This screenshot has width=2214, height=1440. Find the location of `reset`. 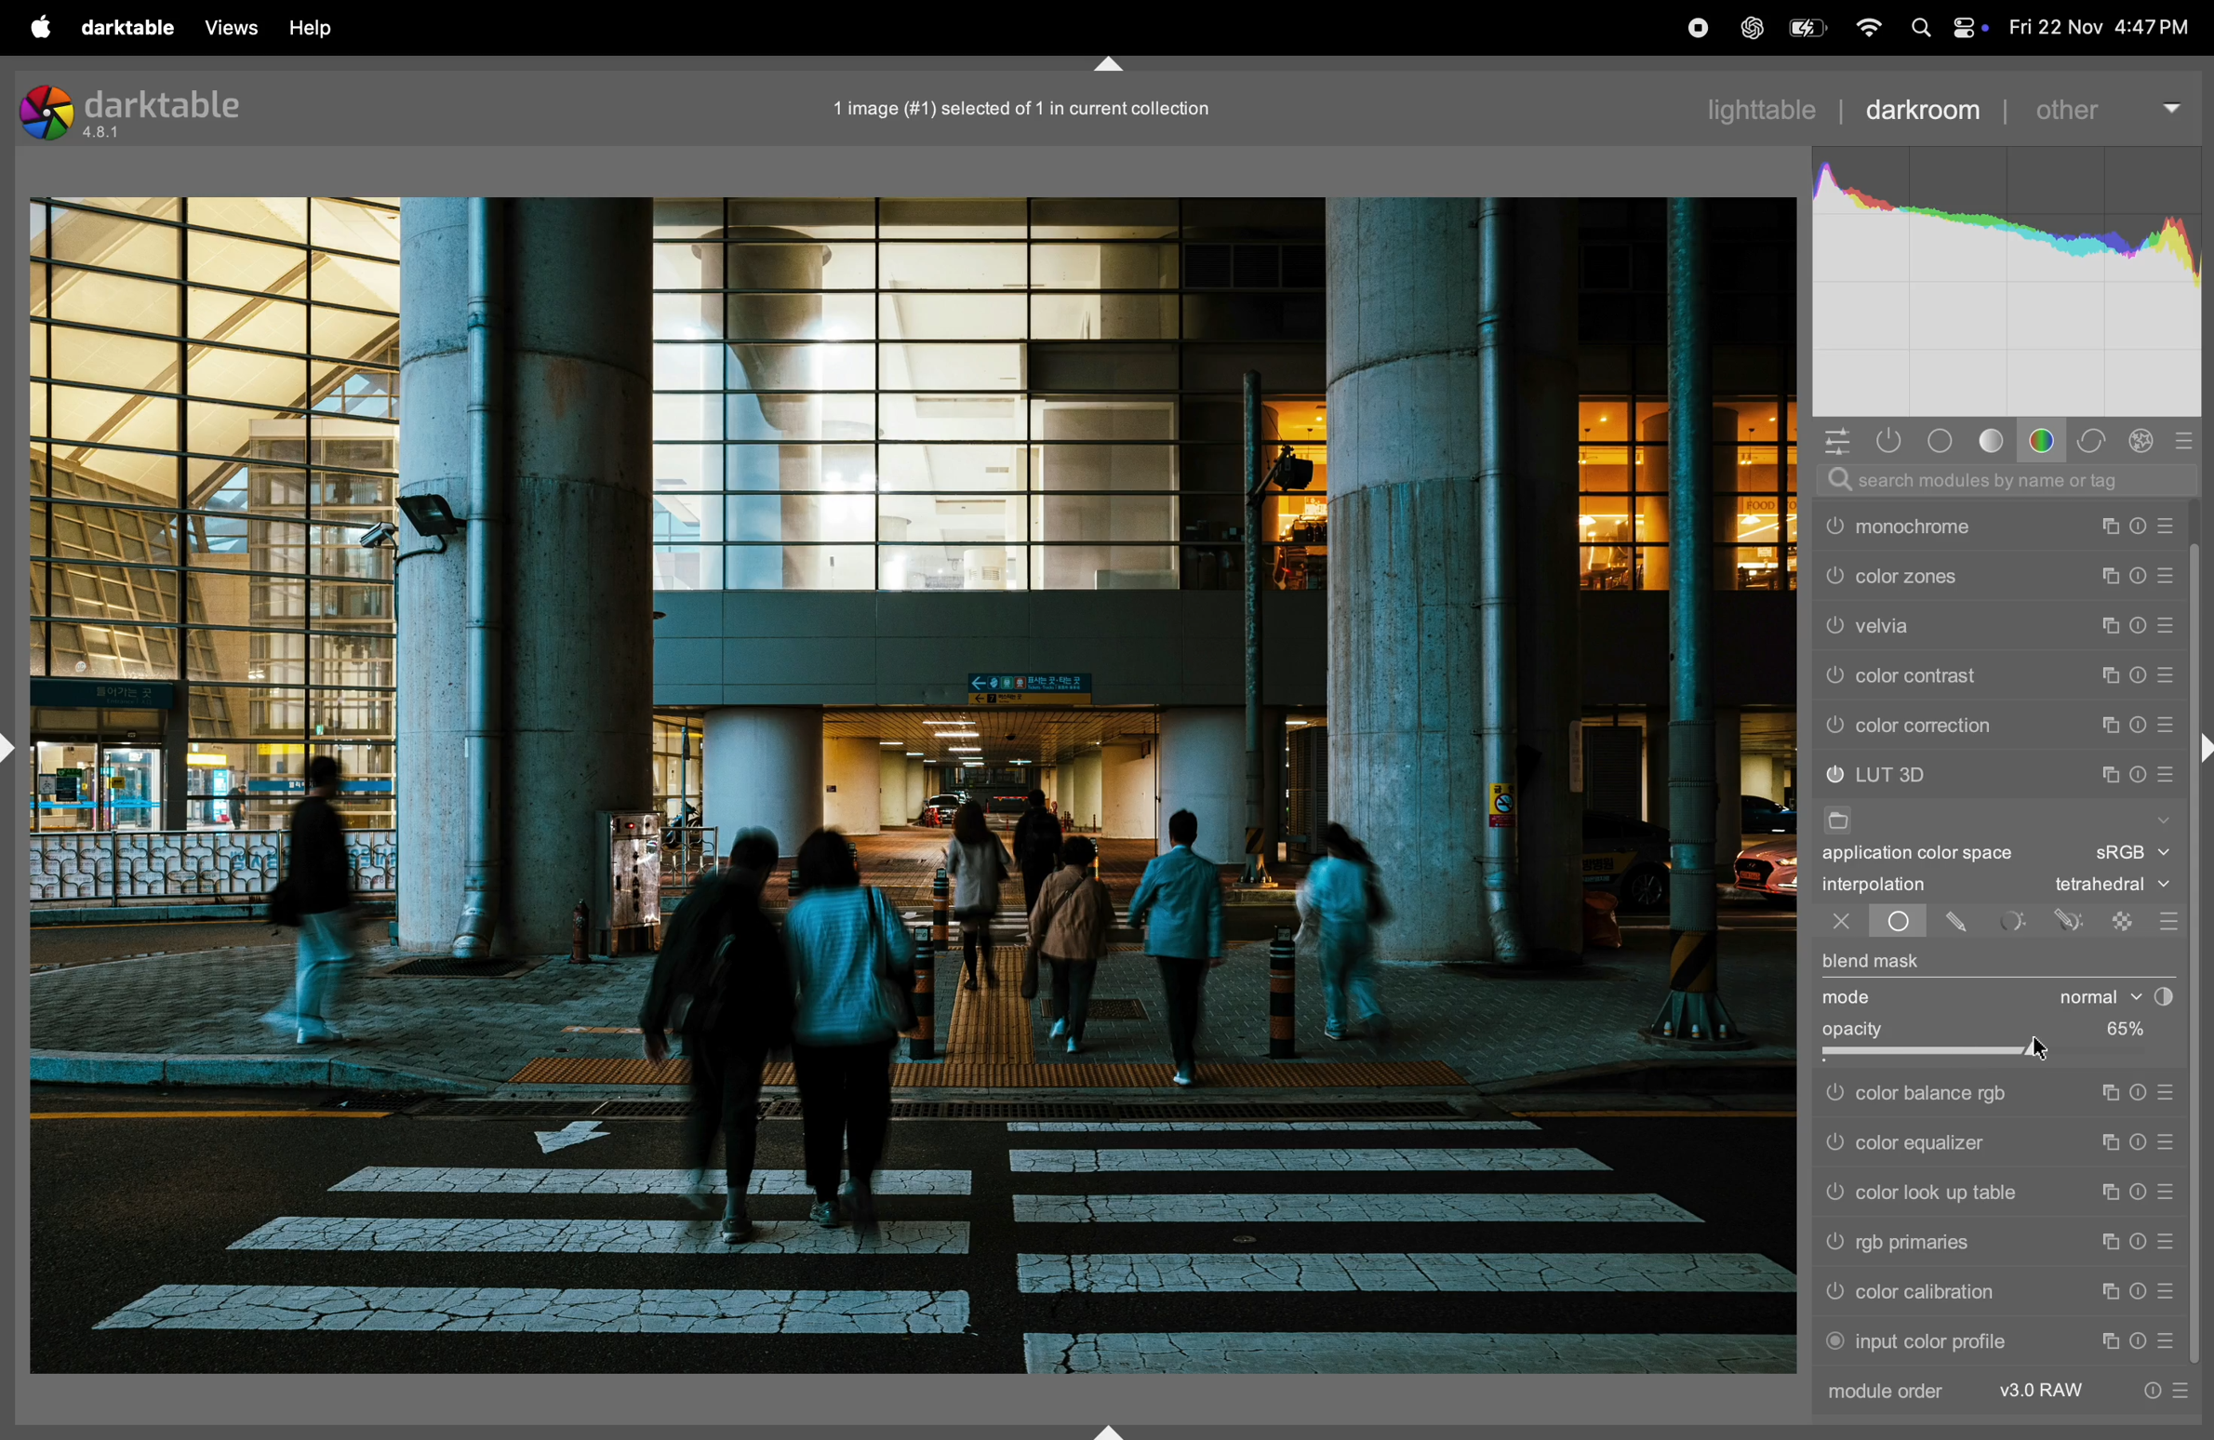

reset is located at coordinates (2139, 571).